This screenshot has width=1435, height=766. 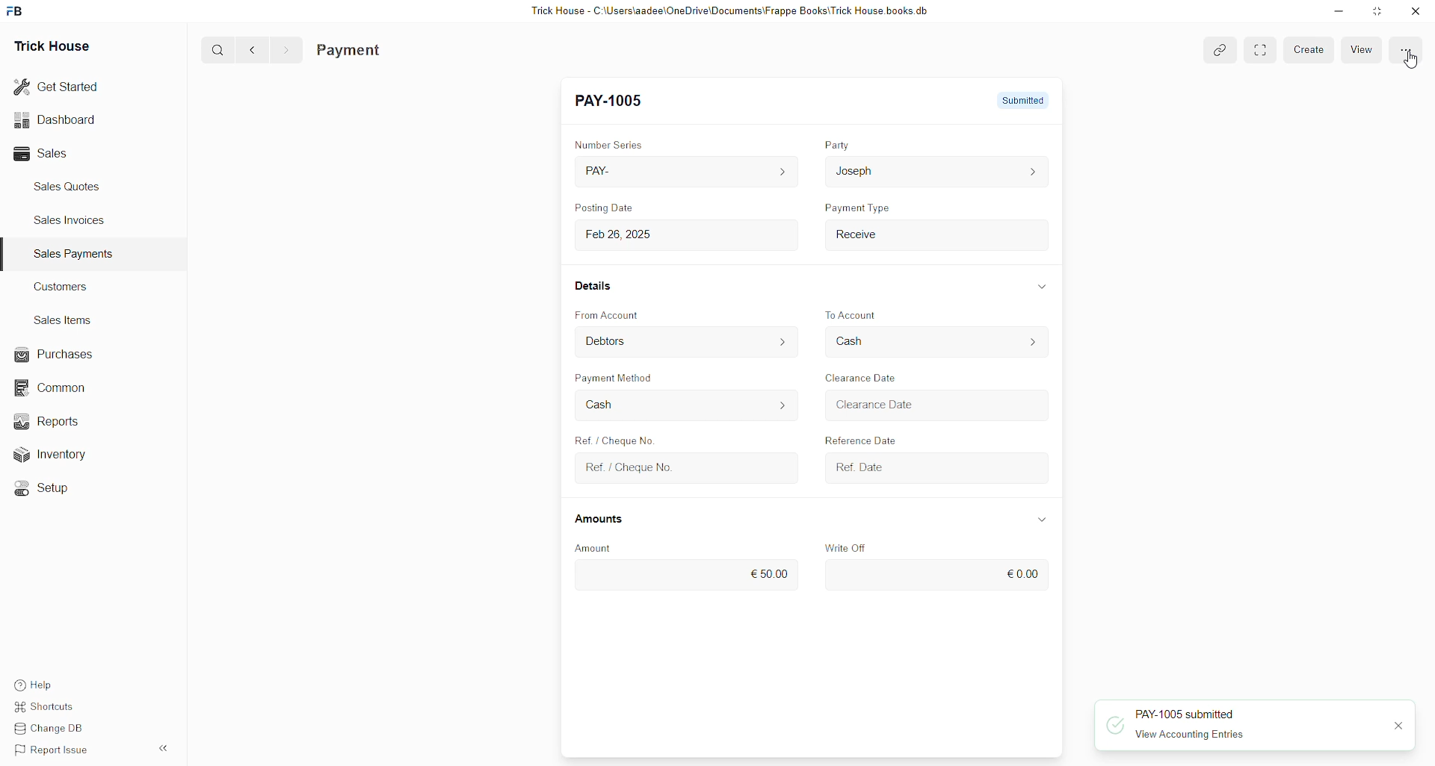 What do you see at coordinates (1034, 520) in the screenshot?
I see `Show/Hide` at bounding box center [1034, 520].